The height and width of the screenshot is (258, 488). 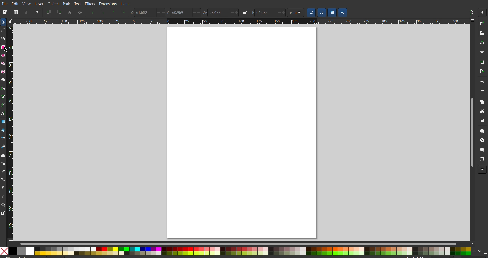 I want to click on computer icon, so click(x=472, y=21).